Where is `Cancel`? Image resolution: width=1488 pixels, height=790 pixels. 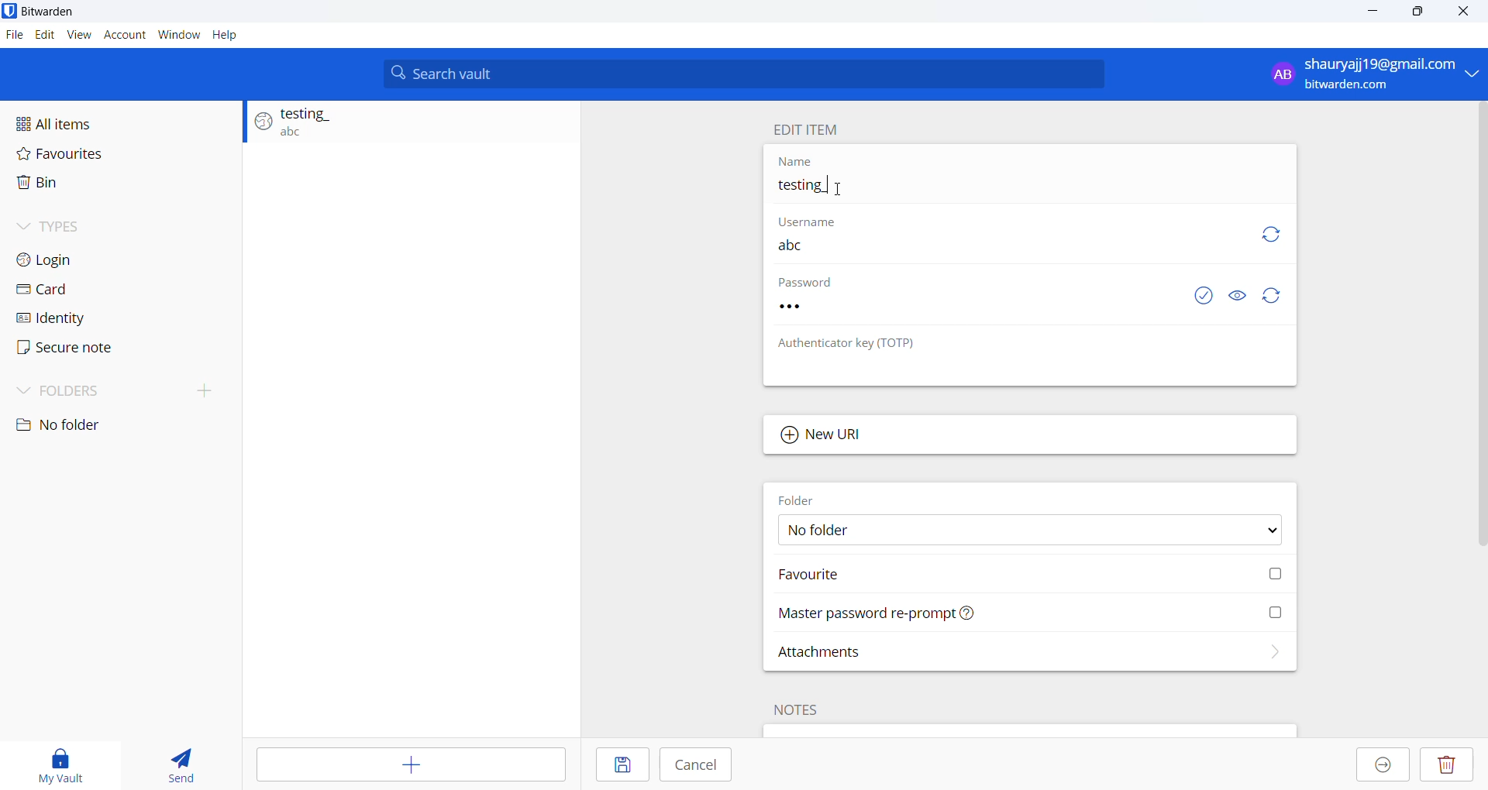 Cancel is located at coordinates (697, 766).